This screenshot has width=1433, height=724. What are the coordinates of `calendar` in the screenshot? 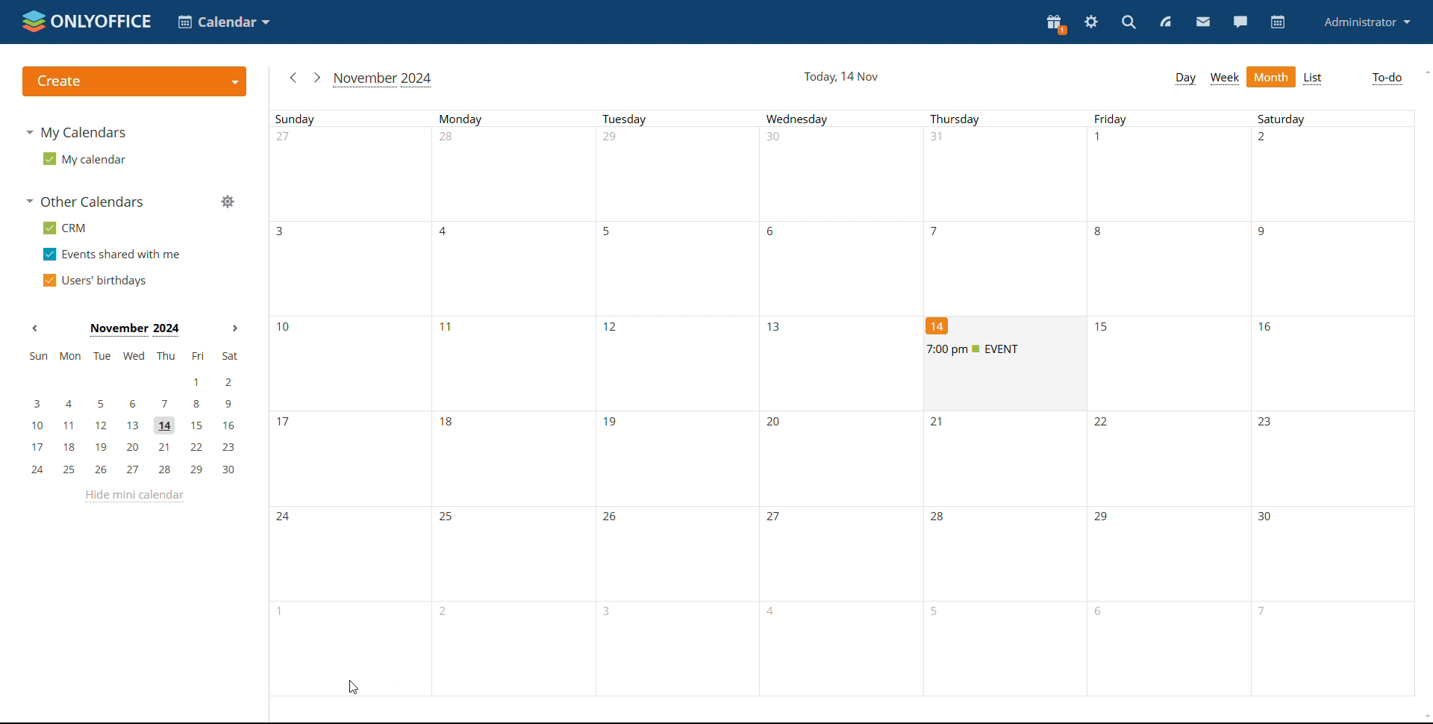 It's located at (1276, 23).